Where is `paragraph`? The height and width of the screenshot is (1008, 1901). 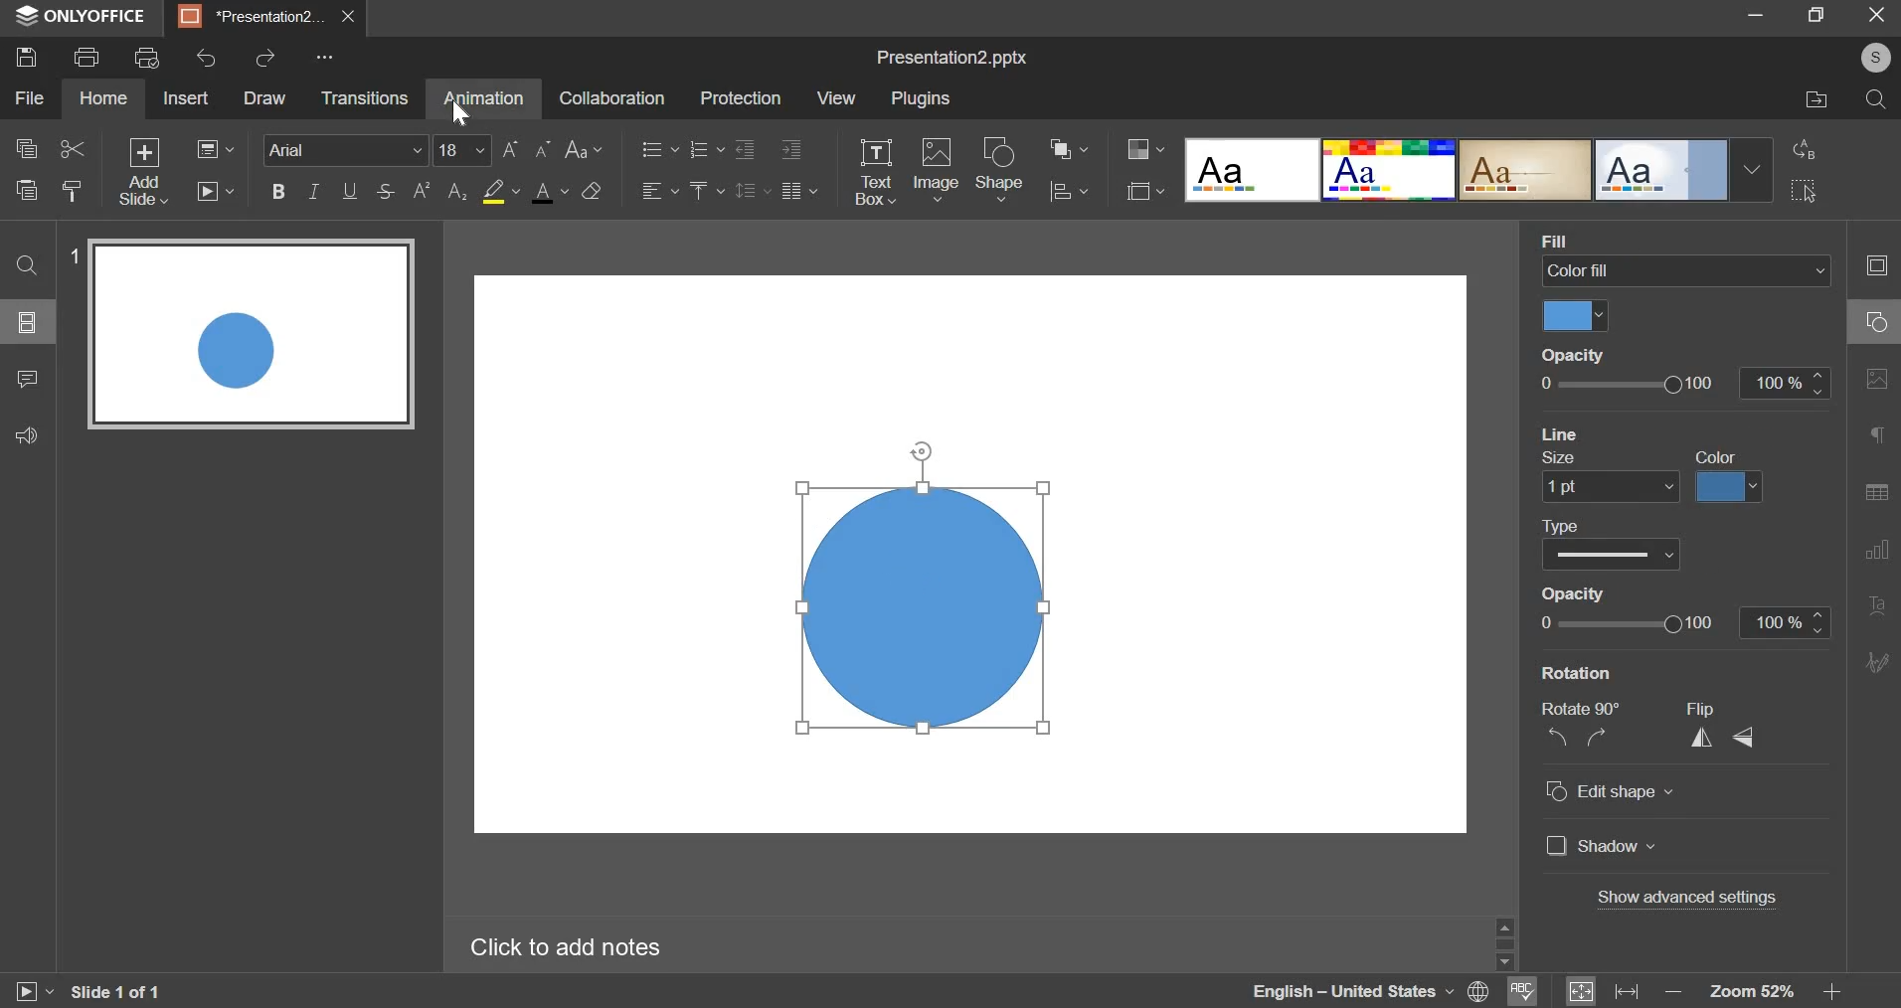 paragraph is located at coordinates (802, 190).